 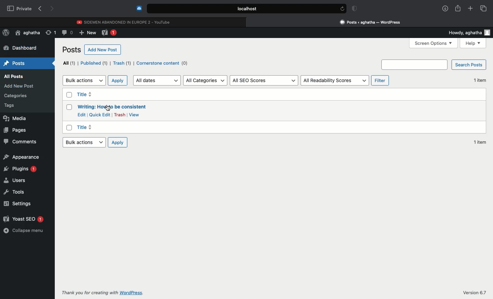 What do you see at coordinates (23, 204) in the screenshot?
I see `settings` at bounding box center [23, 204].